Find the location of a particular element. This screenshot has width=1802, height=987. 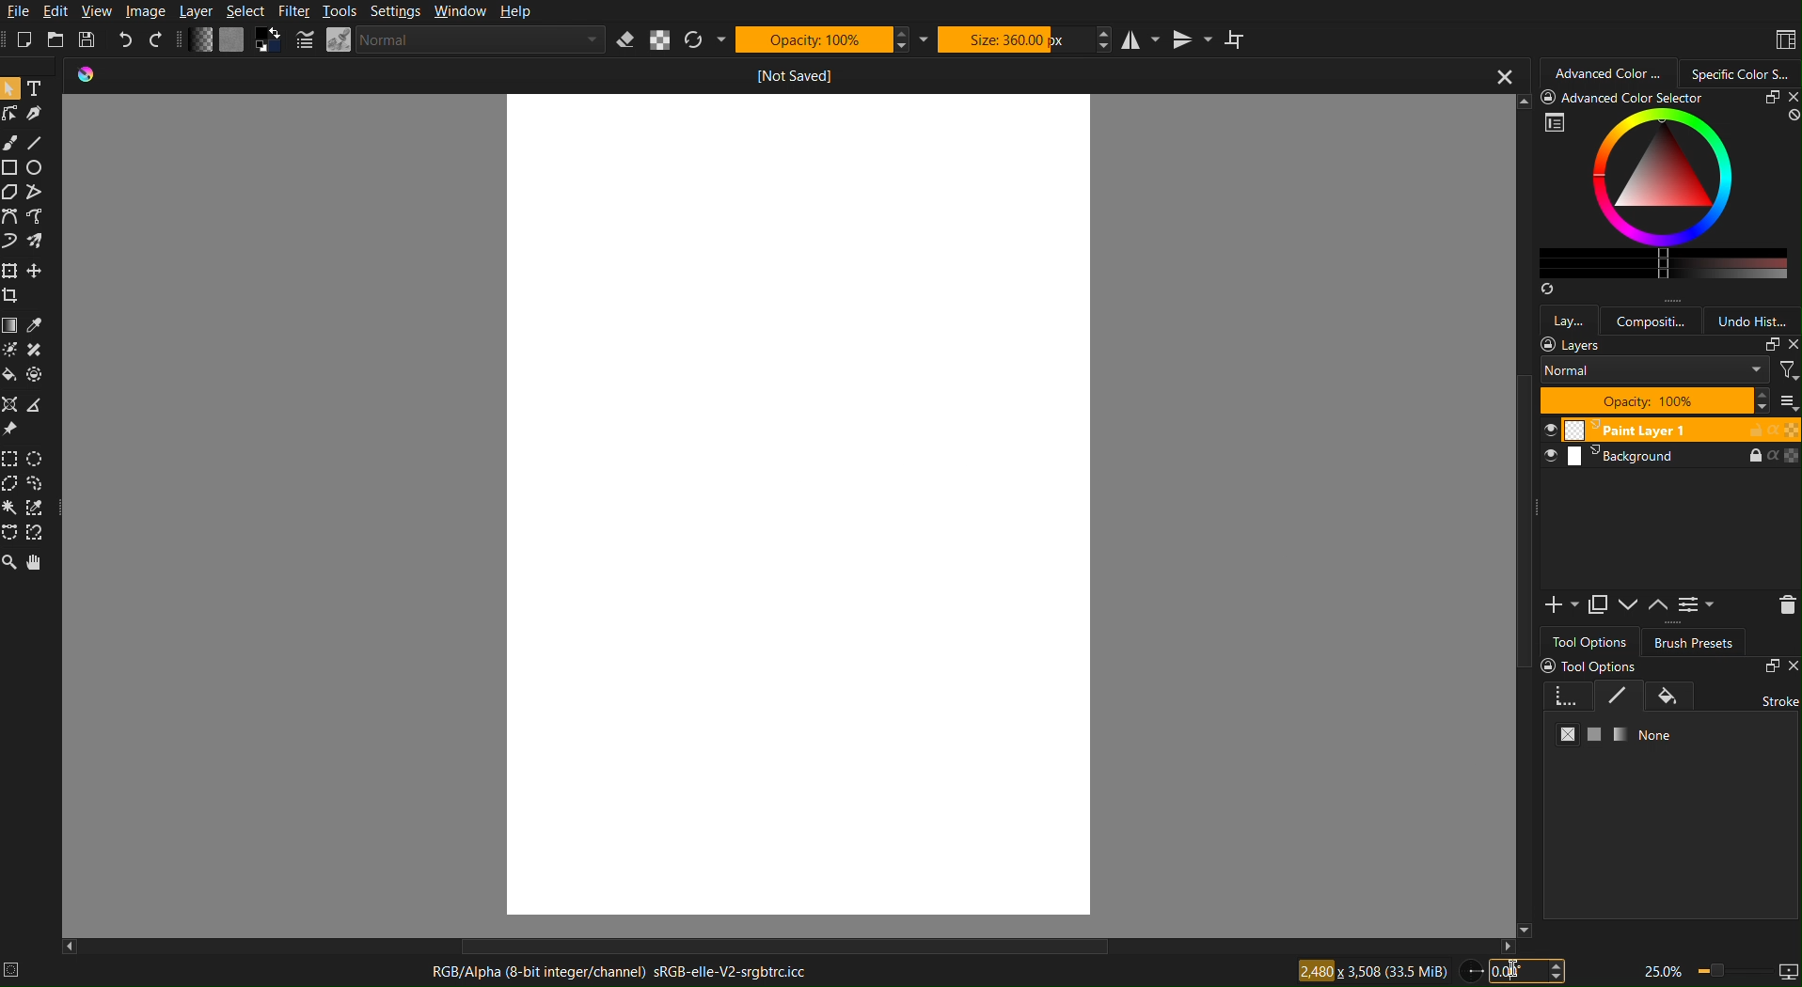

Window is located at coordinates (463, 12).